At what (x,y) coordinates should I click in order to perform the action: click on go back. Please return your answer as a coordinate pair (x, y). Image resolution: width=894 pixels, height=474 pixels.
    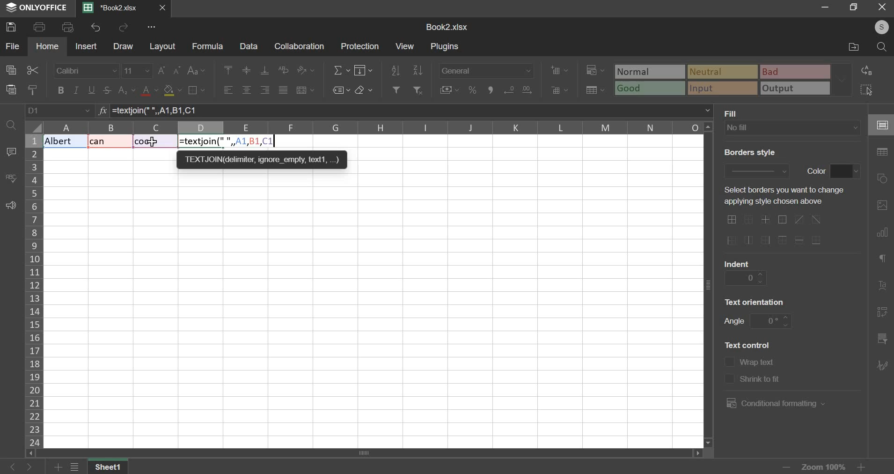
    Looking at the image, I should click on (12, 467).